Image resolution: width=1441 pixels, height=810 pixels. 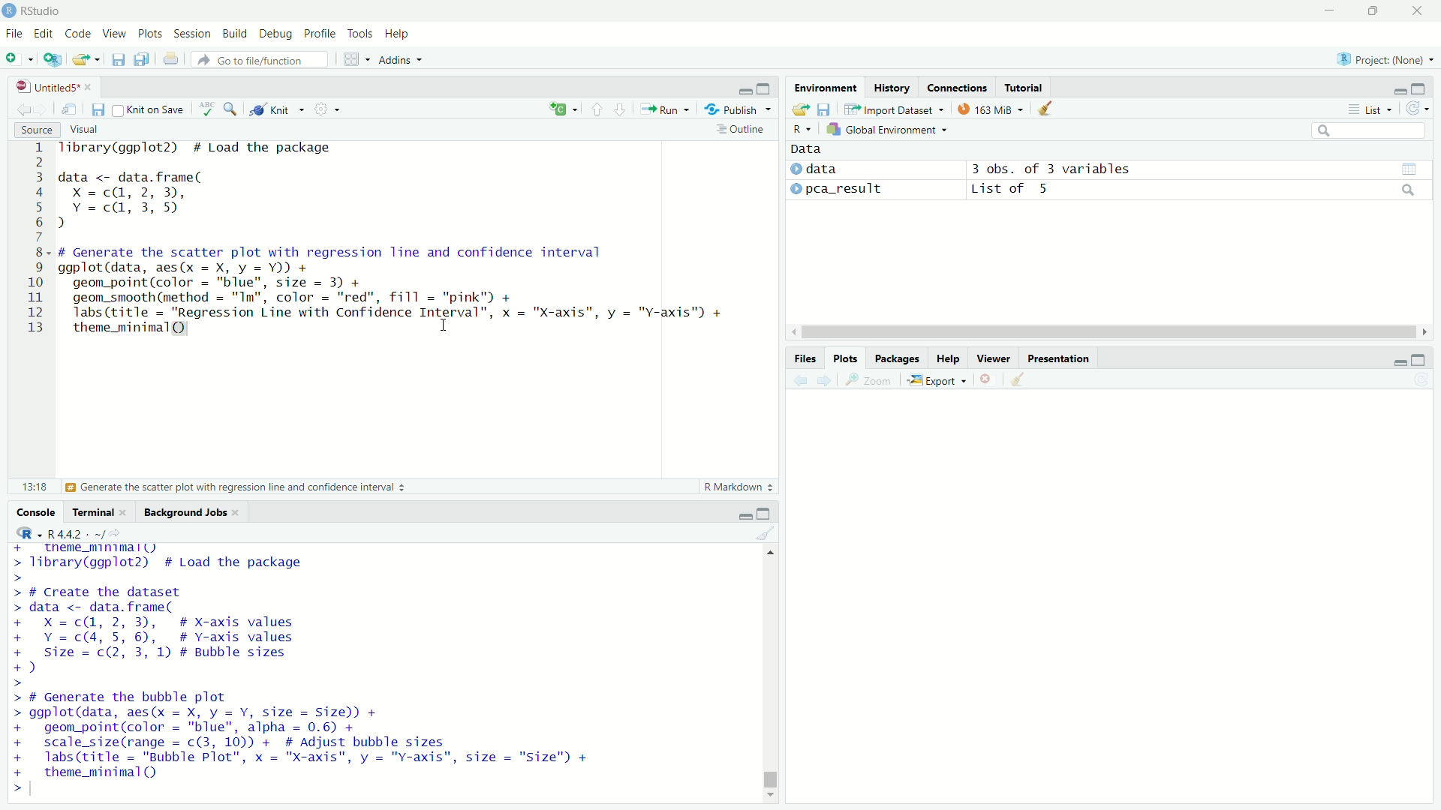 What do you see at coordinates (24, 109) in the screenshot?
I see `Go back to previous source location` at bounding box center [24, 109].